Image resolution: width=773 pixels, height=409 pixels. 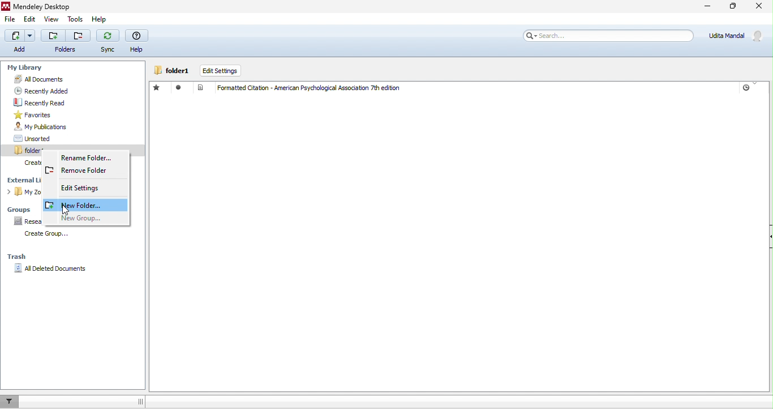 What do you see at coordinates (108, 40) in the screenshot?
I see `sync` at bounding box center [108, 40].